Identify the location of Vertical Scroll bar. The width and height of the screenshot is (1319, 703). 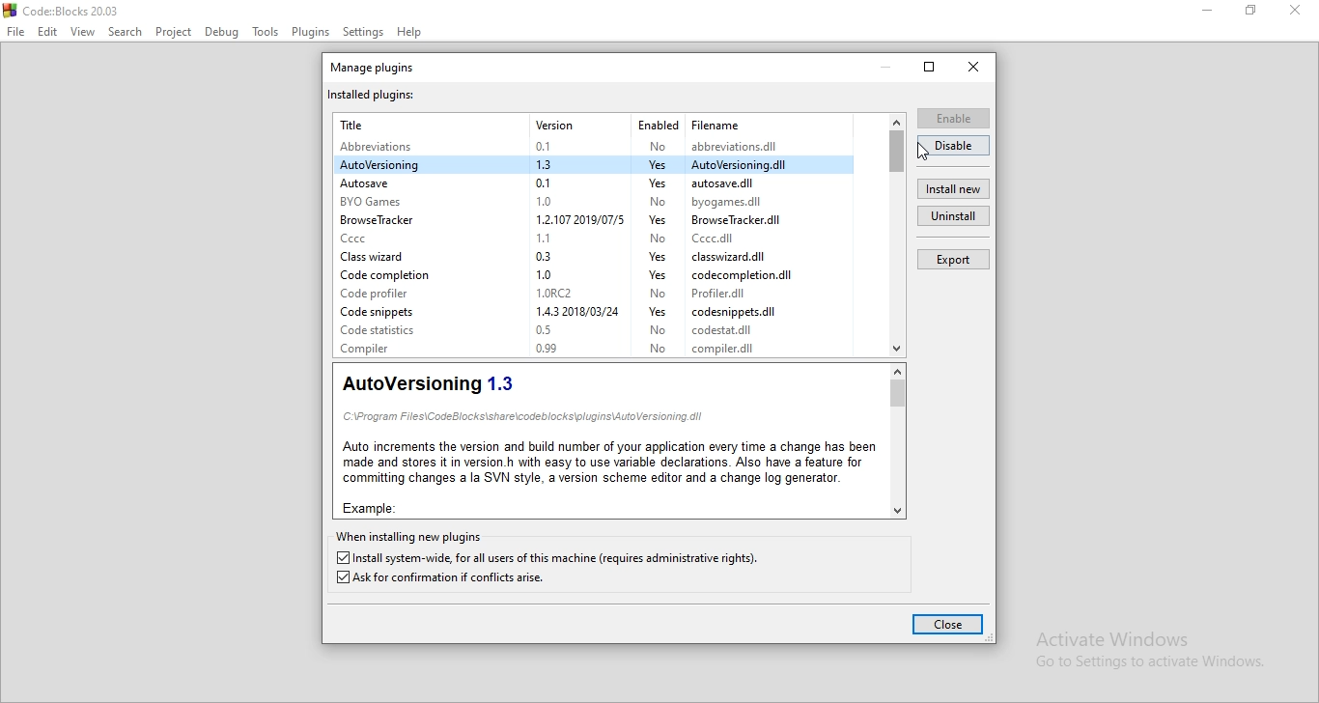
(896, 152).